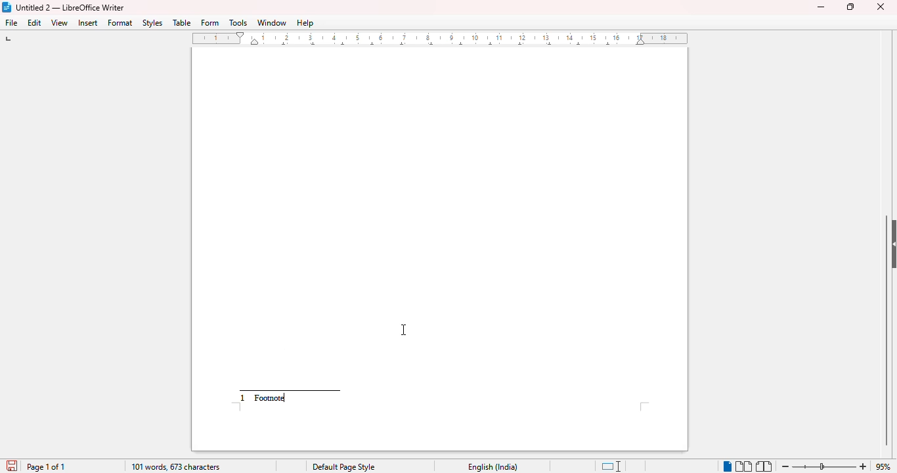 The width and height of the screenshot is (897, 473). What do you see at coordinates (825, 464) in the screenshot?
I see `Change zoom level` at bounding box center [825, 464].